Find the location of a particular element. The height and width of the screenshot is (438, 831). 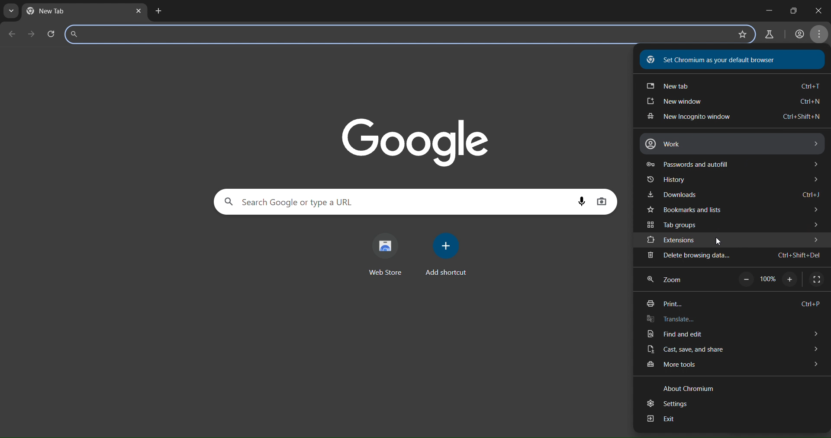

extensions is located at coordinates (732, 241).